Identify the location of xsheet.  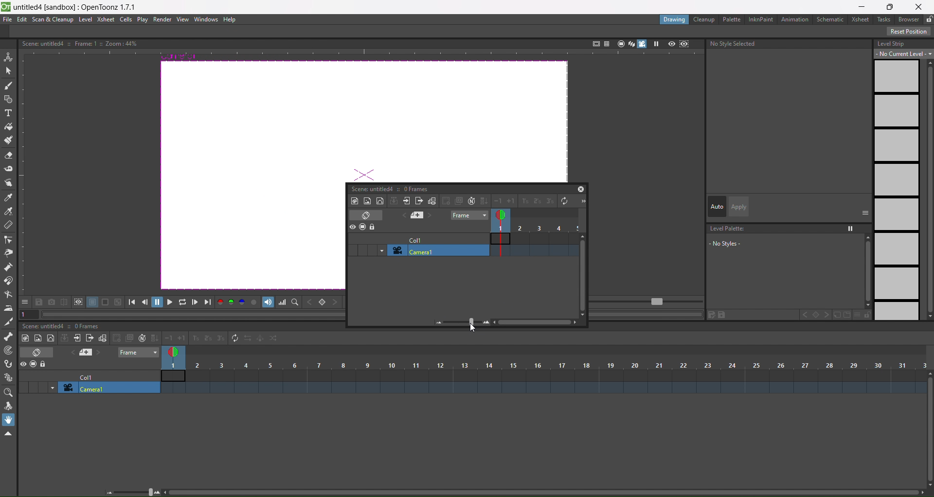
(862, 19).